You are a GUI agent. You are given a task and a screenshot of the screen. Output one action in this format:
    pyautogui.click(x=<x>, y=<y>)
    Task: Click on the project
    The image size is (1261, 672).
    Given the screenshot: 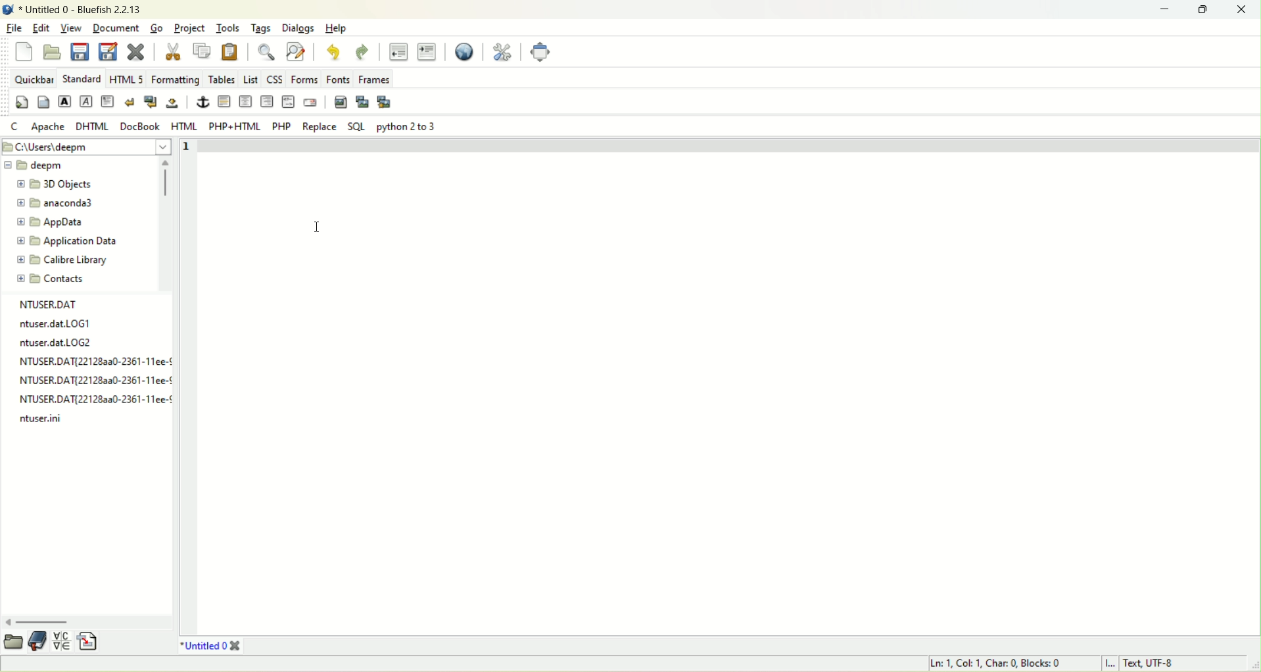 What is the action you would take?
    pyautogui.click(x=190, y=29)
    